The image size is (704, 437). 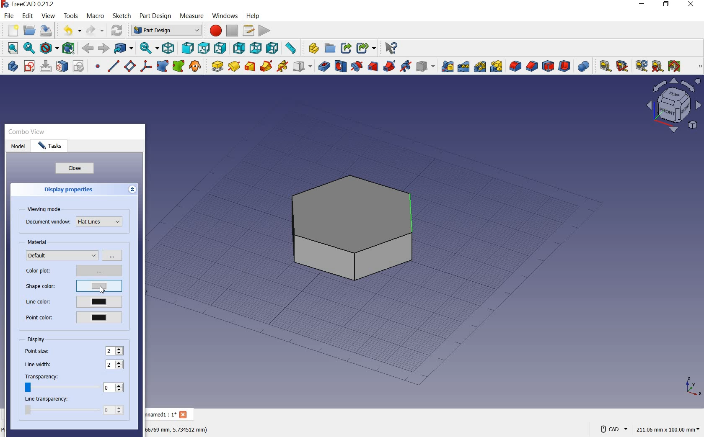 What do you see at coordinates (62, 255) in the screenshot?
I see `default` at bounding box center [62, 255].